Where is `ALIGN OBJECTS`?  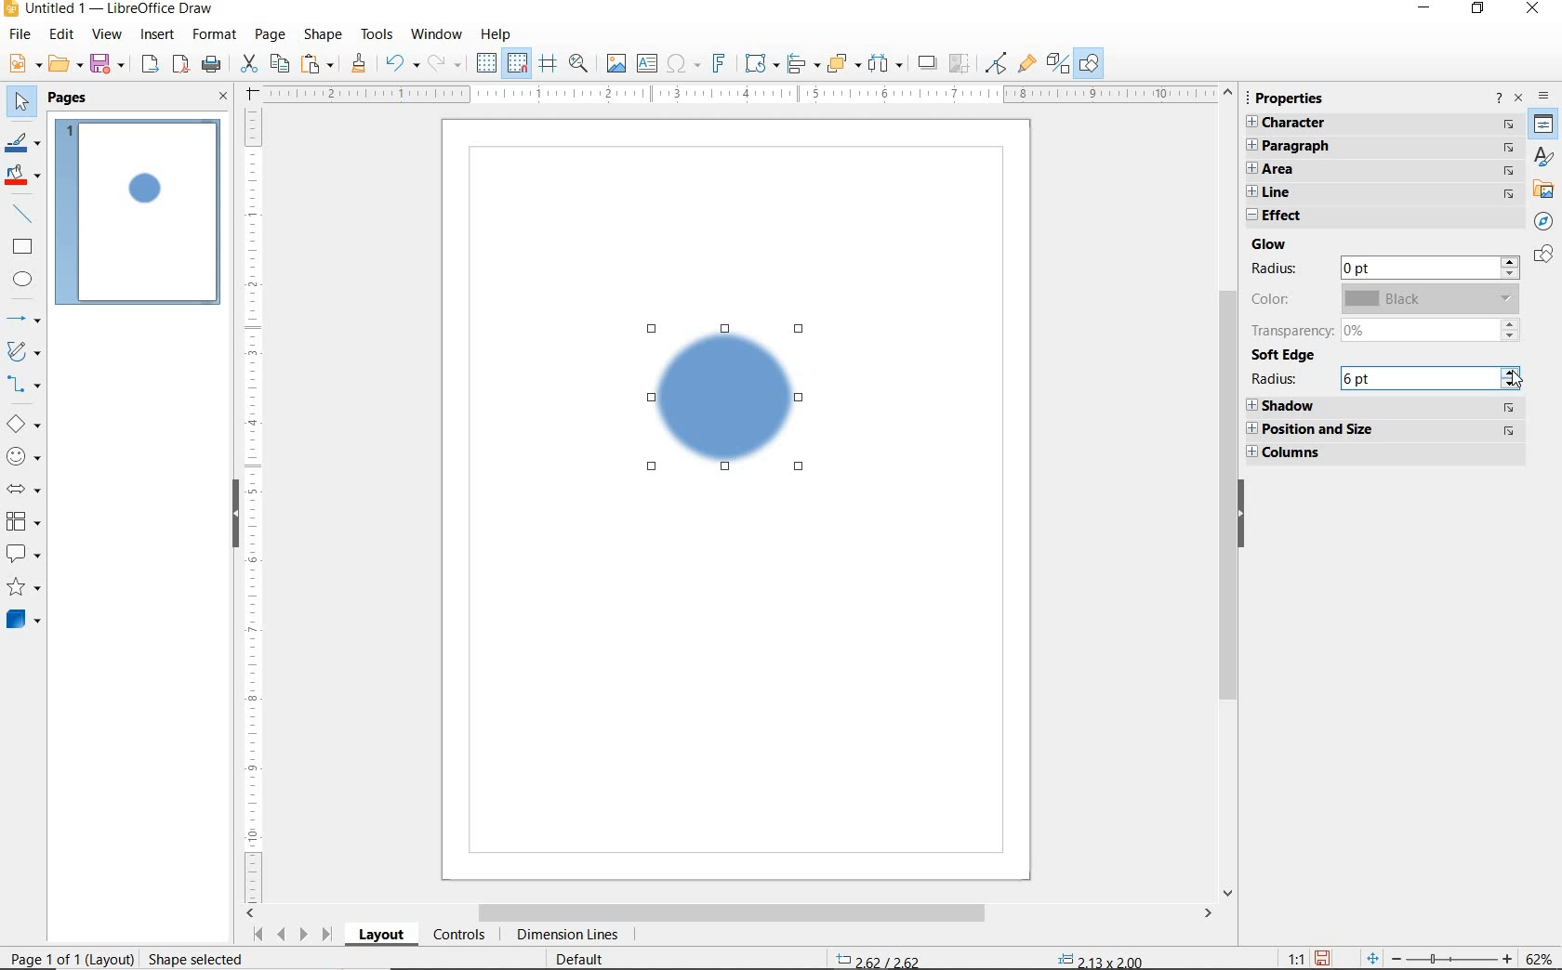
ALIGN OBJECTS is located at coordinates (803, 62).